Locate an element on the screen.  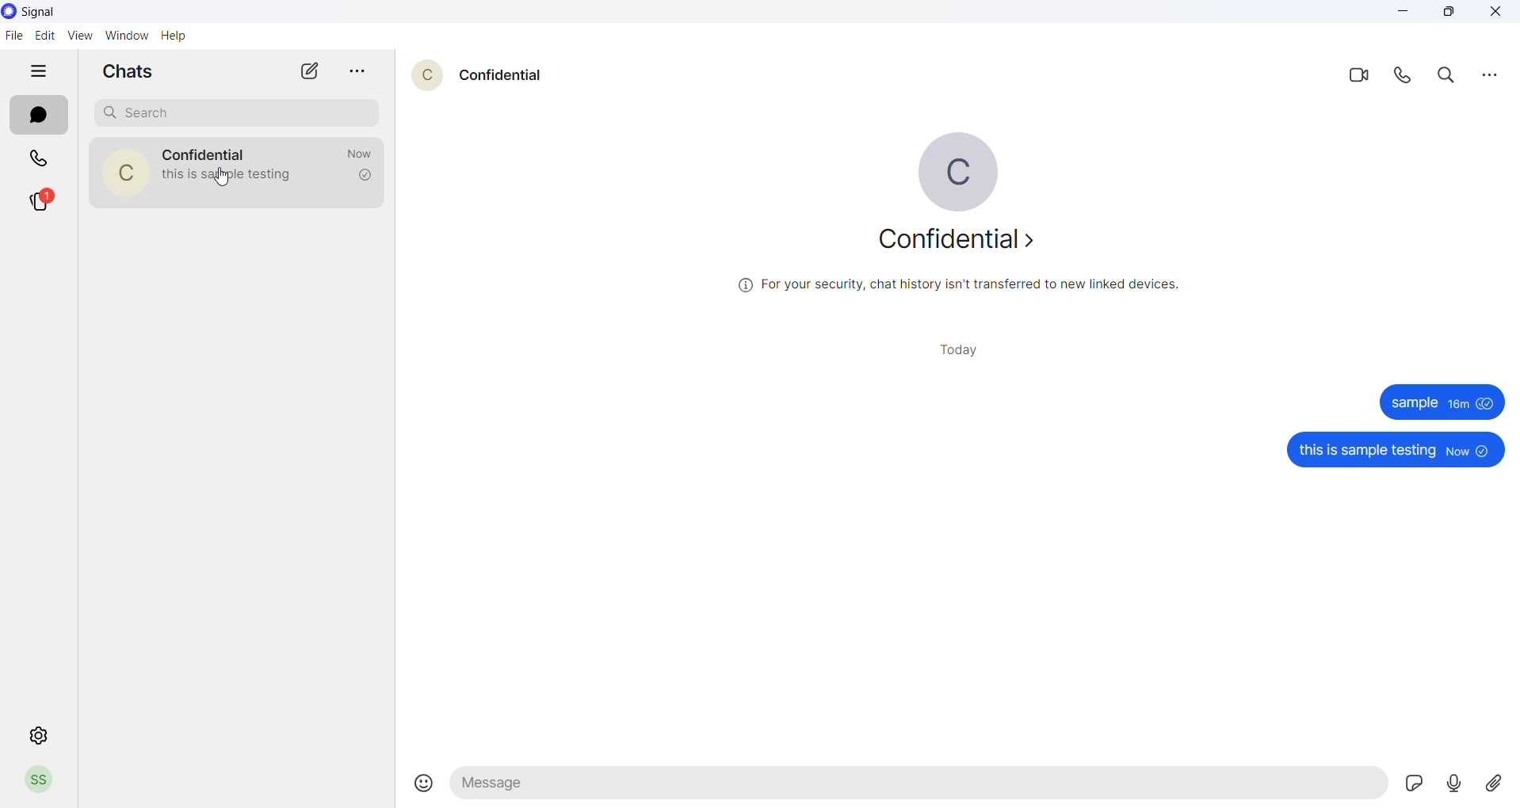
signal is located at coordinates (40, 13).